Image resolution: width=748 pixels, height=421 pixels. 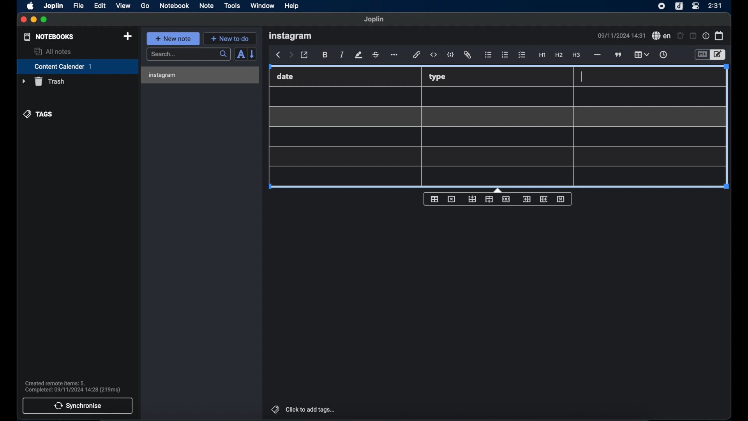 What do you see at coordinates (693, 36) in the screenshot?
I see `toggle editor layout` at bounding box center [693, 36].